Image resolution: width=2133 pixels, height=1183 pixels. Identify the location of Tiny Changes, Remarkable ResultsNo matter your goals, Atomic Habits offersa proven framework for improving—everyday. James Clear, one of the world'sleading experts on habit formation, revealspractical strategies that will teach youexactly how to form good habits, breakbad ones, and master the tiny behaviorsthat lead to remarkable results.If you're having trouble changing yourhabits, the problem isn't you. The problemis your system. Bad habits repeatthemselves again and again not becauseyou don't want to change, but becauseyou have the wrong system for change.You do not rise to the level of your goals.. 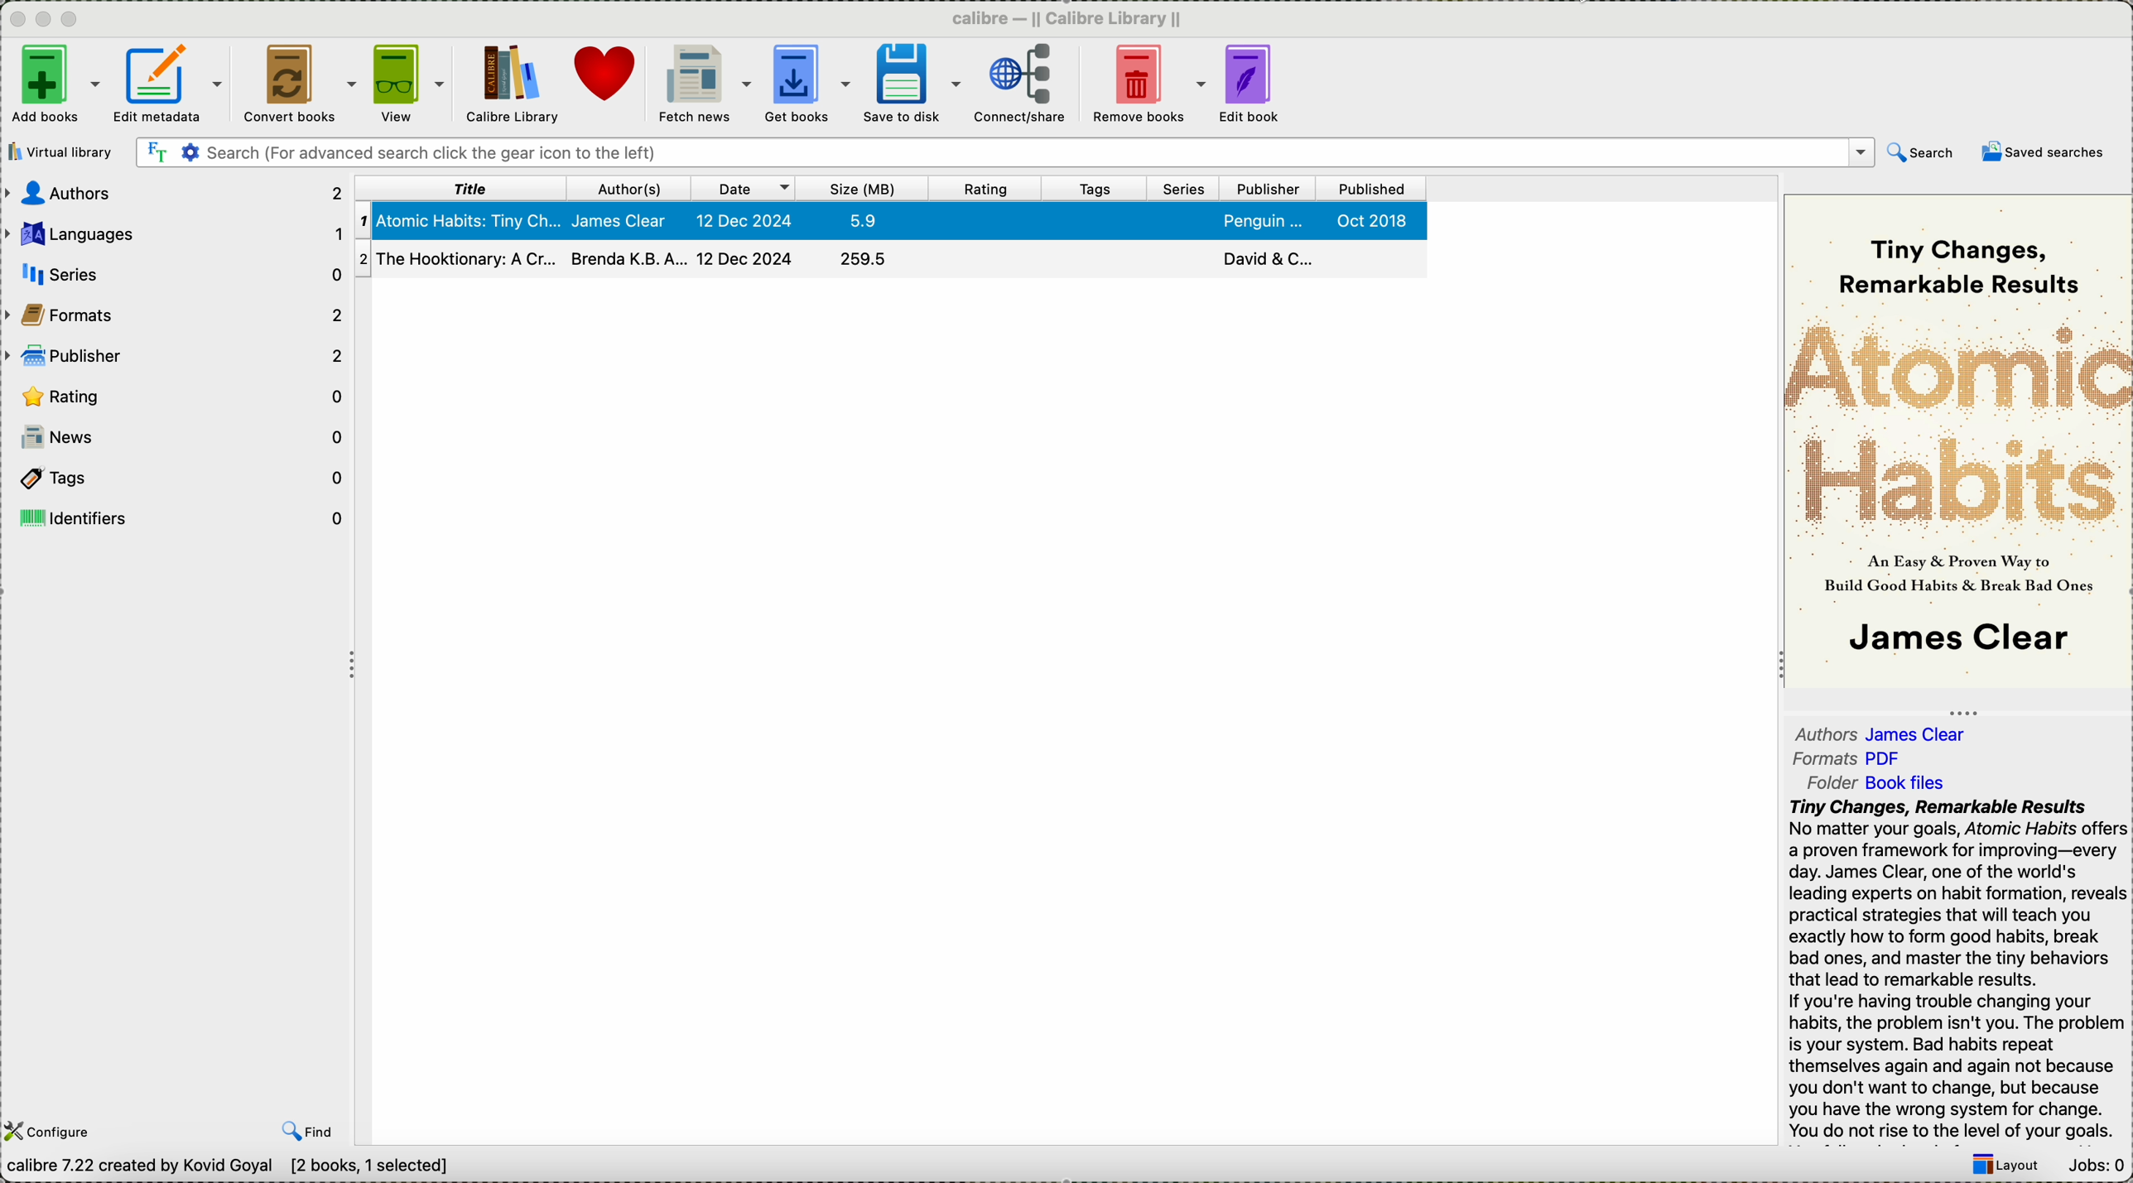
(1951, 969).